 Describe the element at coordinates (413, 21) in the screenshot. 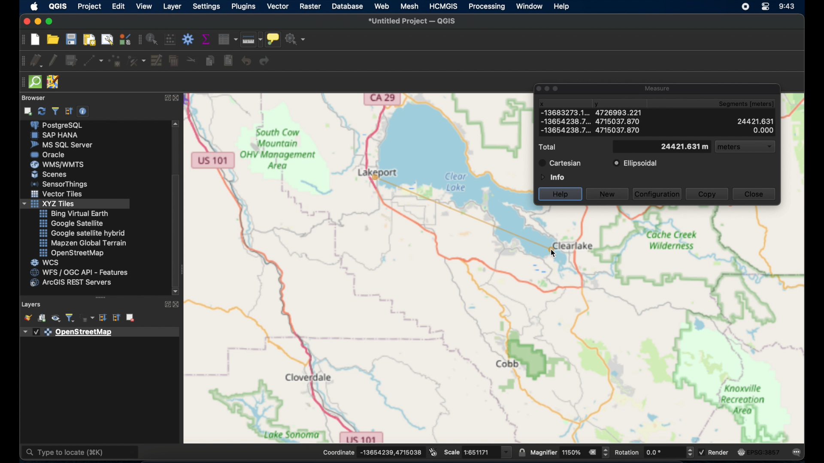

I see `Untitled project-QGIS` at that location.